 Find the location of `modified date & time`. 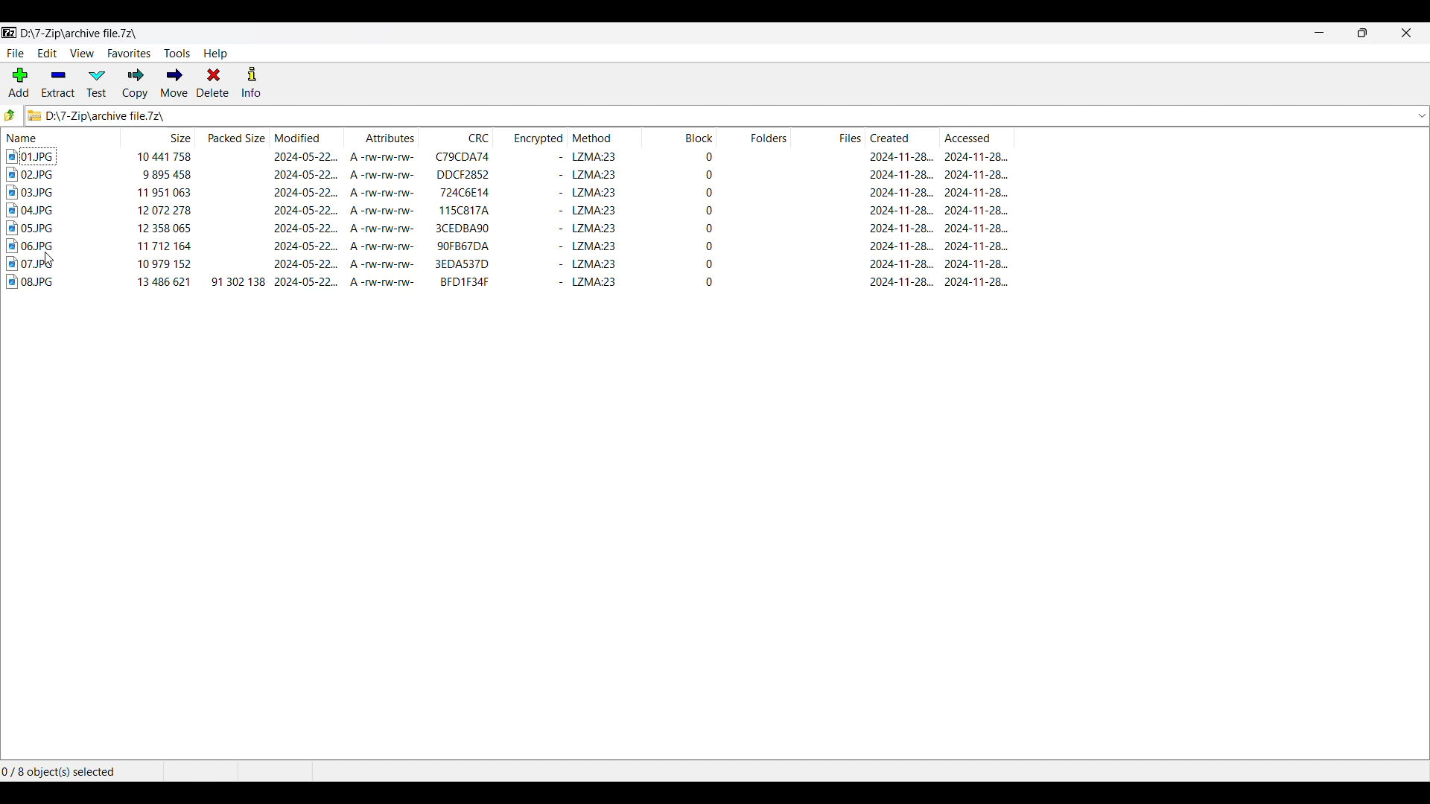

modified date & time is located at coordinates (306, 263).